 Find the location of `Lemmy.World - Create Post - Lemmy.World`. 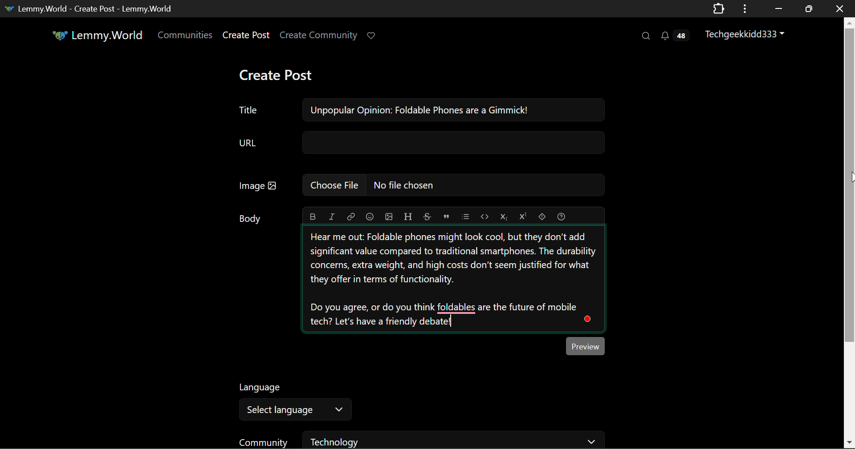

Lemmy.World - Create Post - Lemmy.World is located at coordinates (90, 8).